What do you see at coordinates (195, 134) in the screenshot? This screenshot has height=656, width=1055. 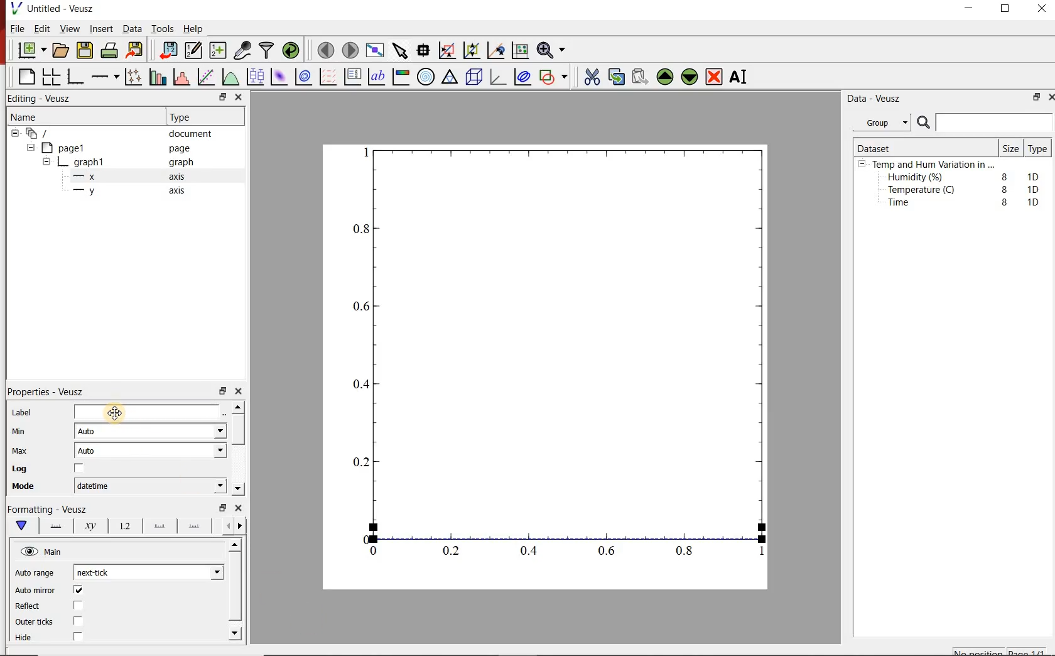 I see `document` at bounding box center [195, 134].